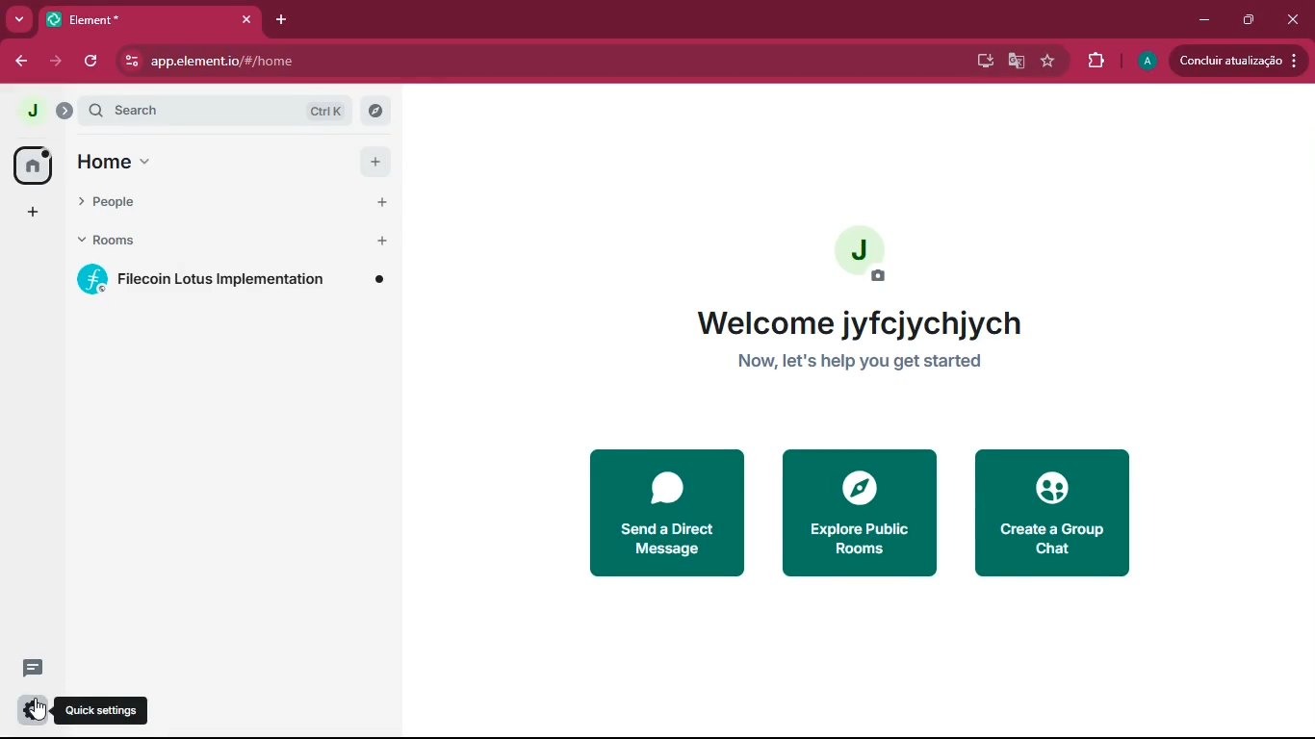 This screenshot has height=739, width=1315. I want to click on home, so click(30, 165).